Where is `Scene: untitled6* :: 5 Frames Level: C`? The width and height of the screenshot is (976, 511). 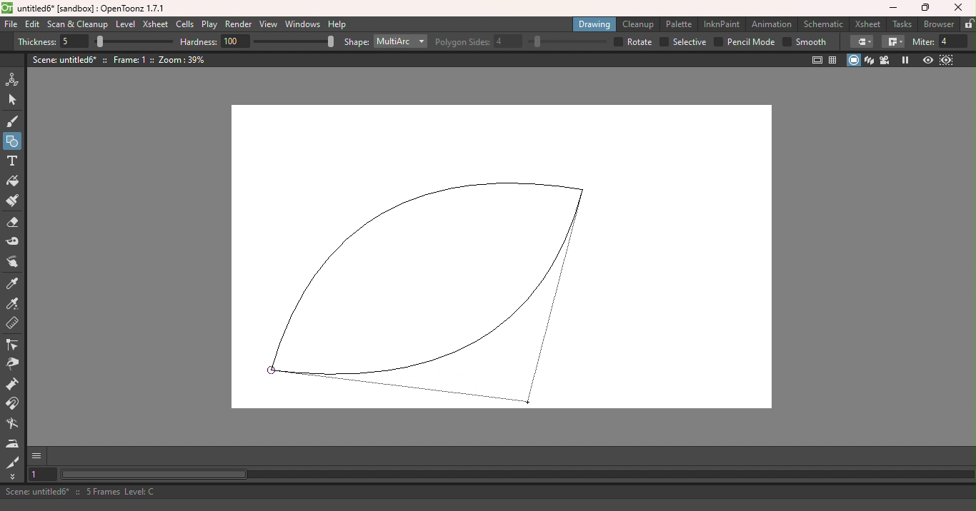
Scene: untitled6* :: 5 Frames Level: C is located at coordinates (487, 491).